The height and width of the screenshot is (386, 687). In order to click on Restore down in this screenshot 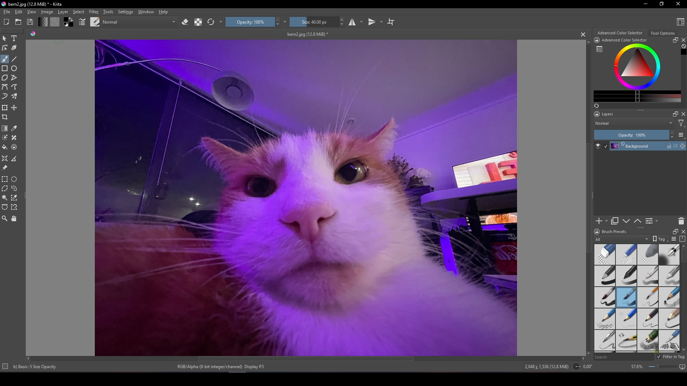, I will do `click(662, 4)`.